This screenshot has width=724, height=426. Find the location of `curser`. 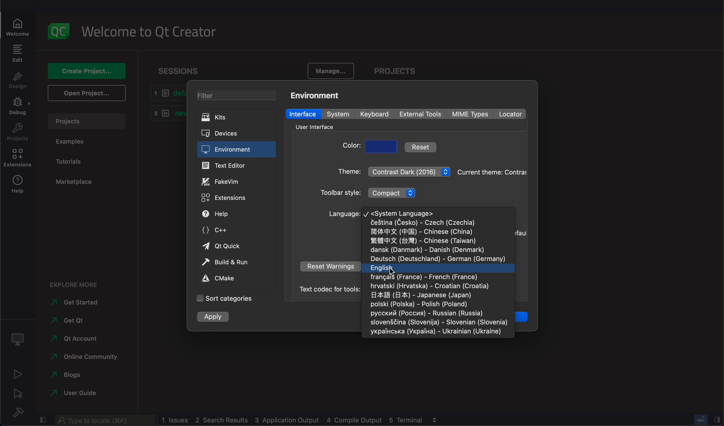

curser is located at coordinates (392, 271).